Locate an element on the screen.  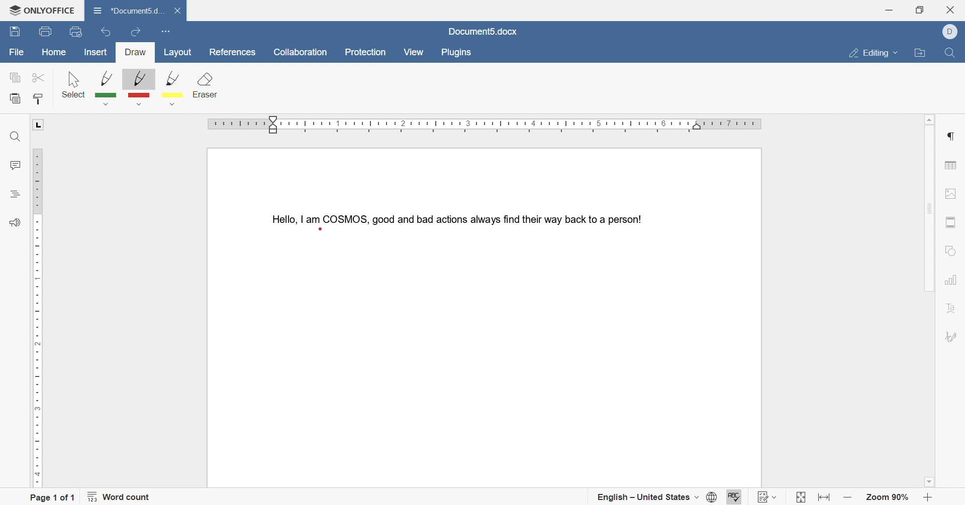
plugins is located at coordinates (457, 53).